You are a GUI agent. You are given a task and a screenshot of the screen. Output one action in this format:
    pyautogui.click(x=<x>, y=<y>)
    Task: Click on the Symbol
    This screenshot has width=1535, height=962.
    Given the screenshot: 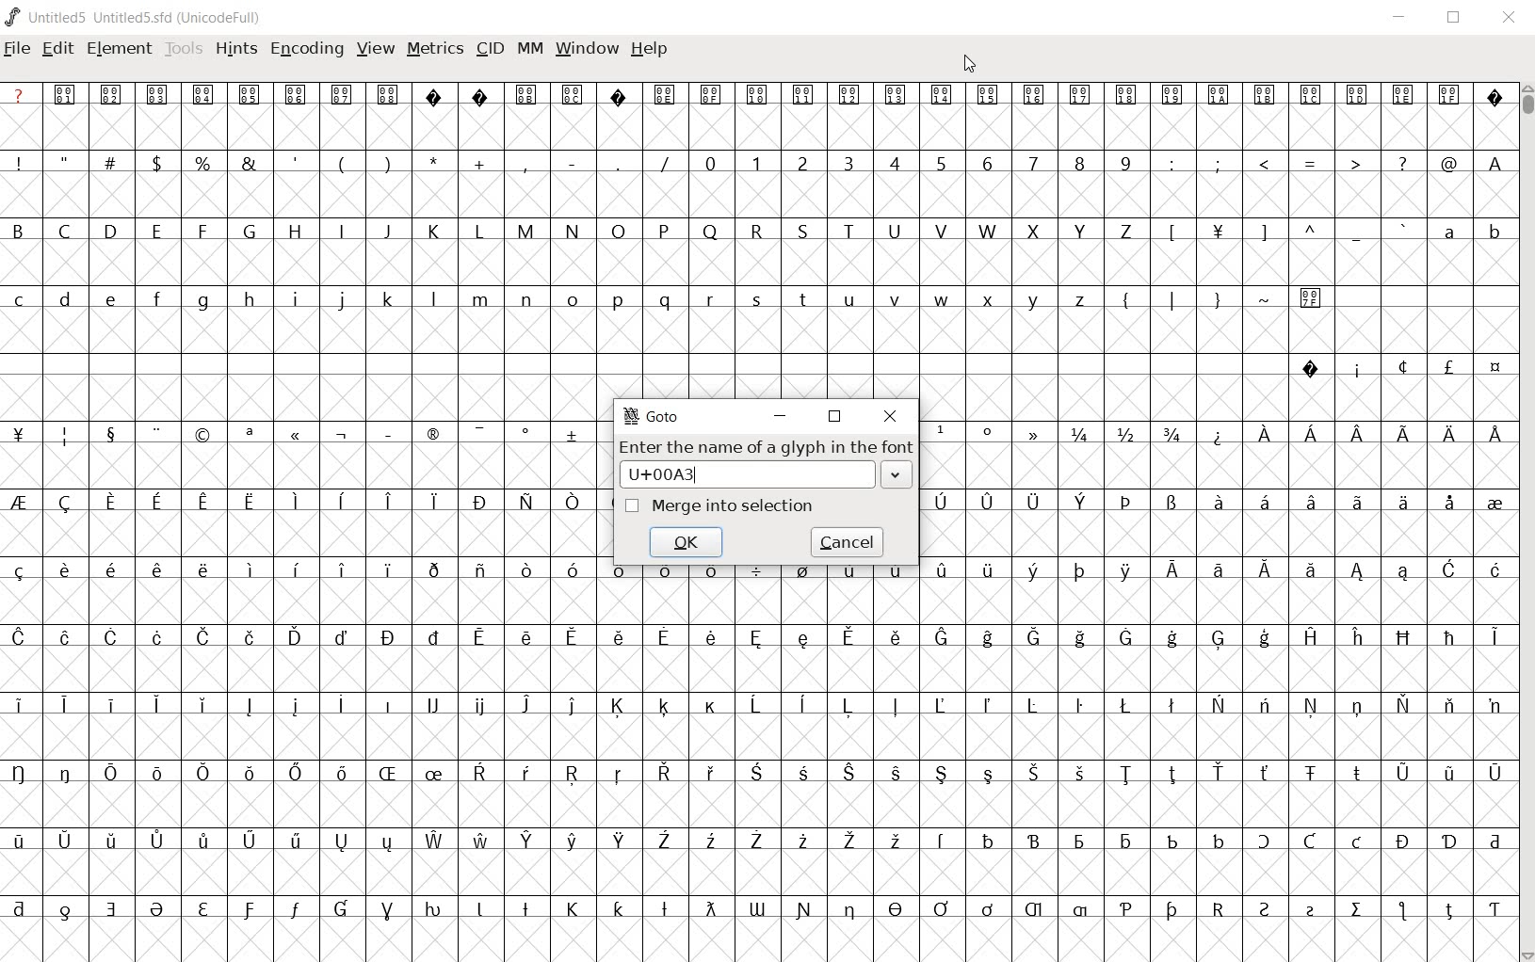 What is the action you would take?
    pyautogui.click(x=203, y=504)
    